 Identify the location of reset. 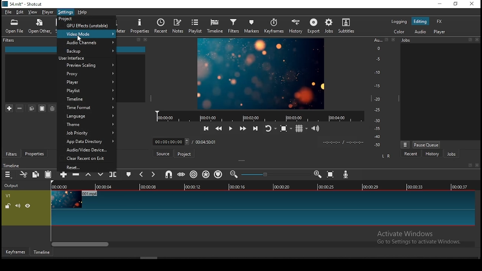
(87, 167).